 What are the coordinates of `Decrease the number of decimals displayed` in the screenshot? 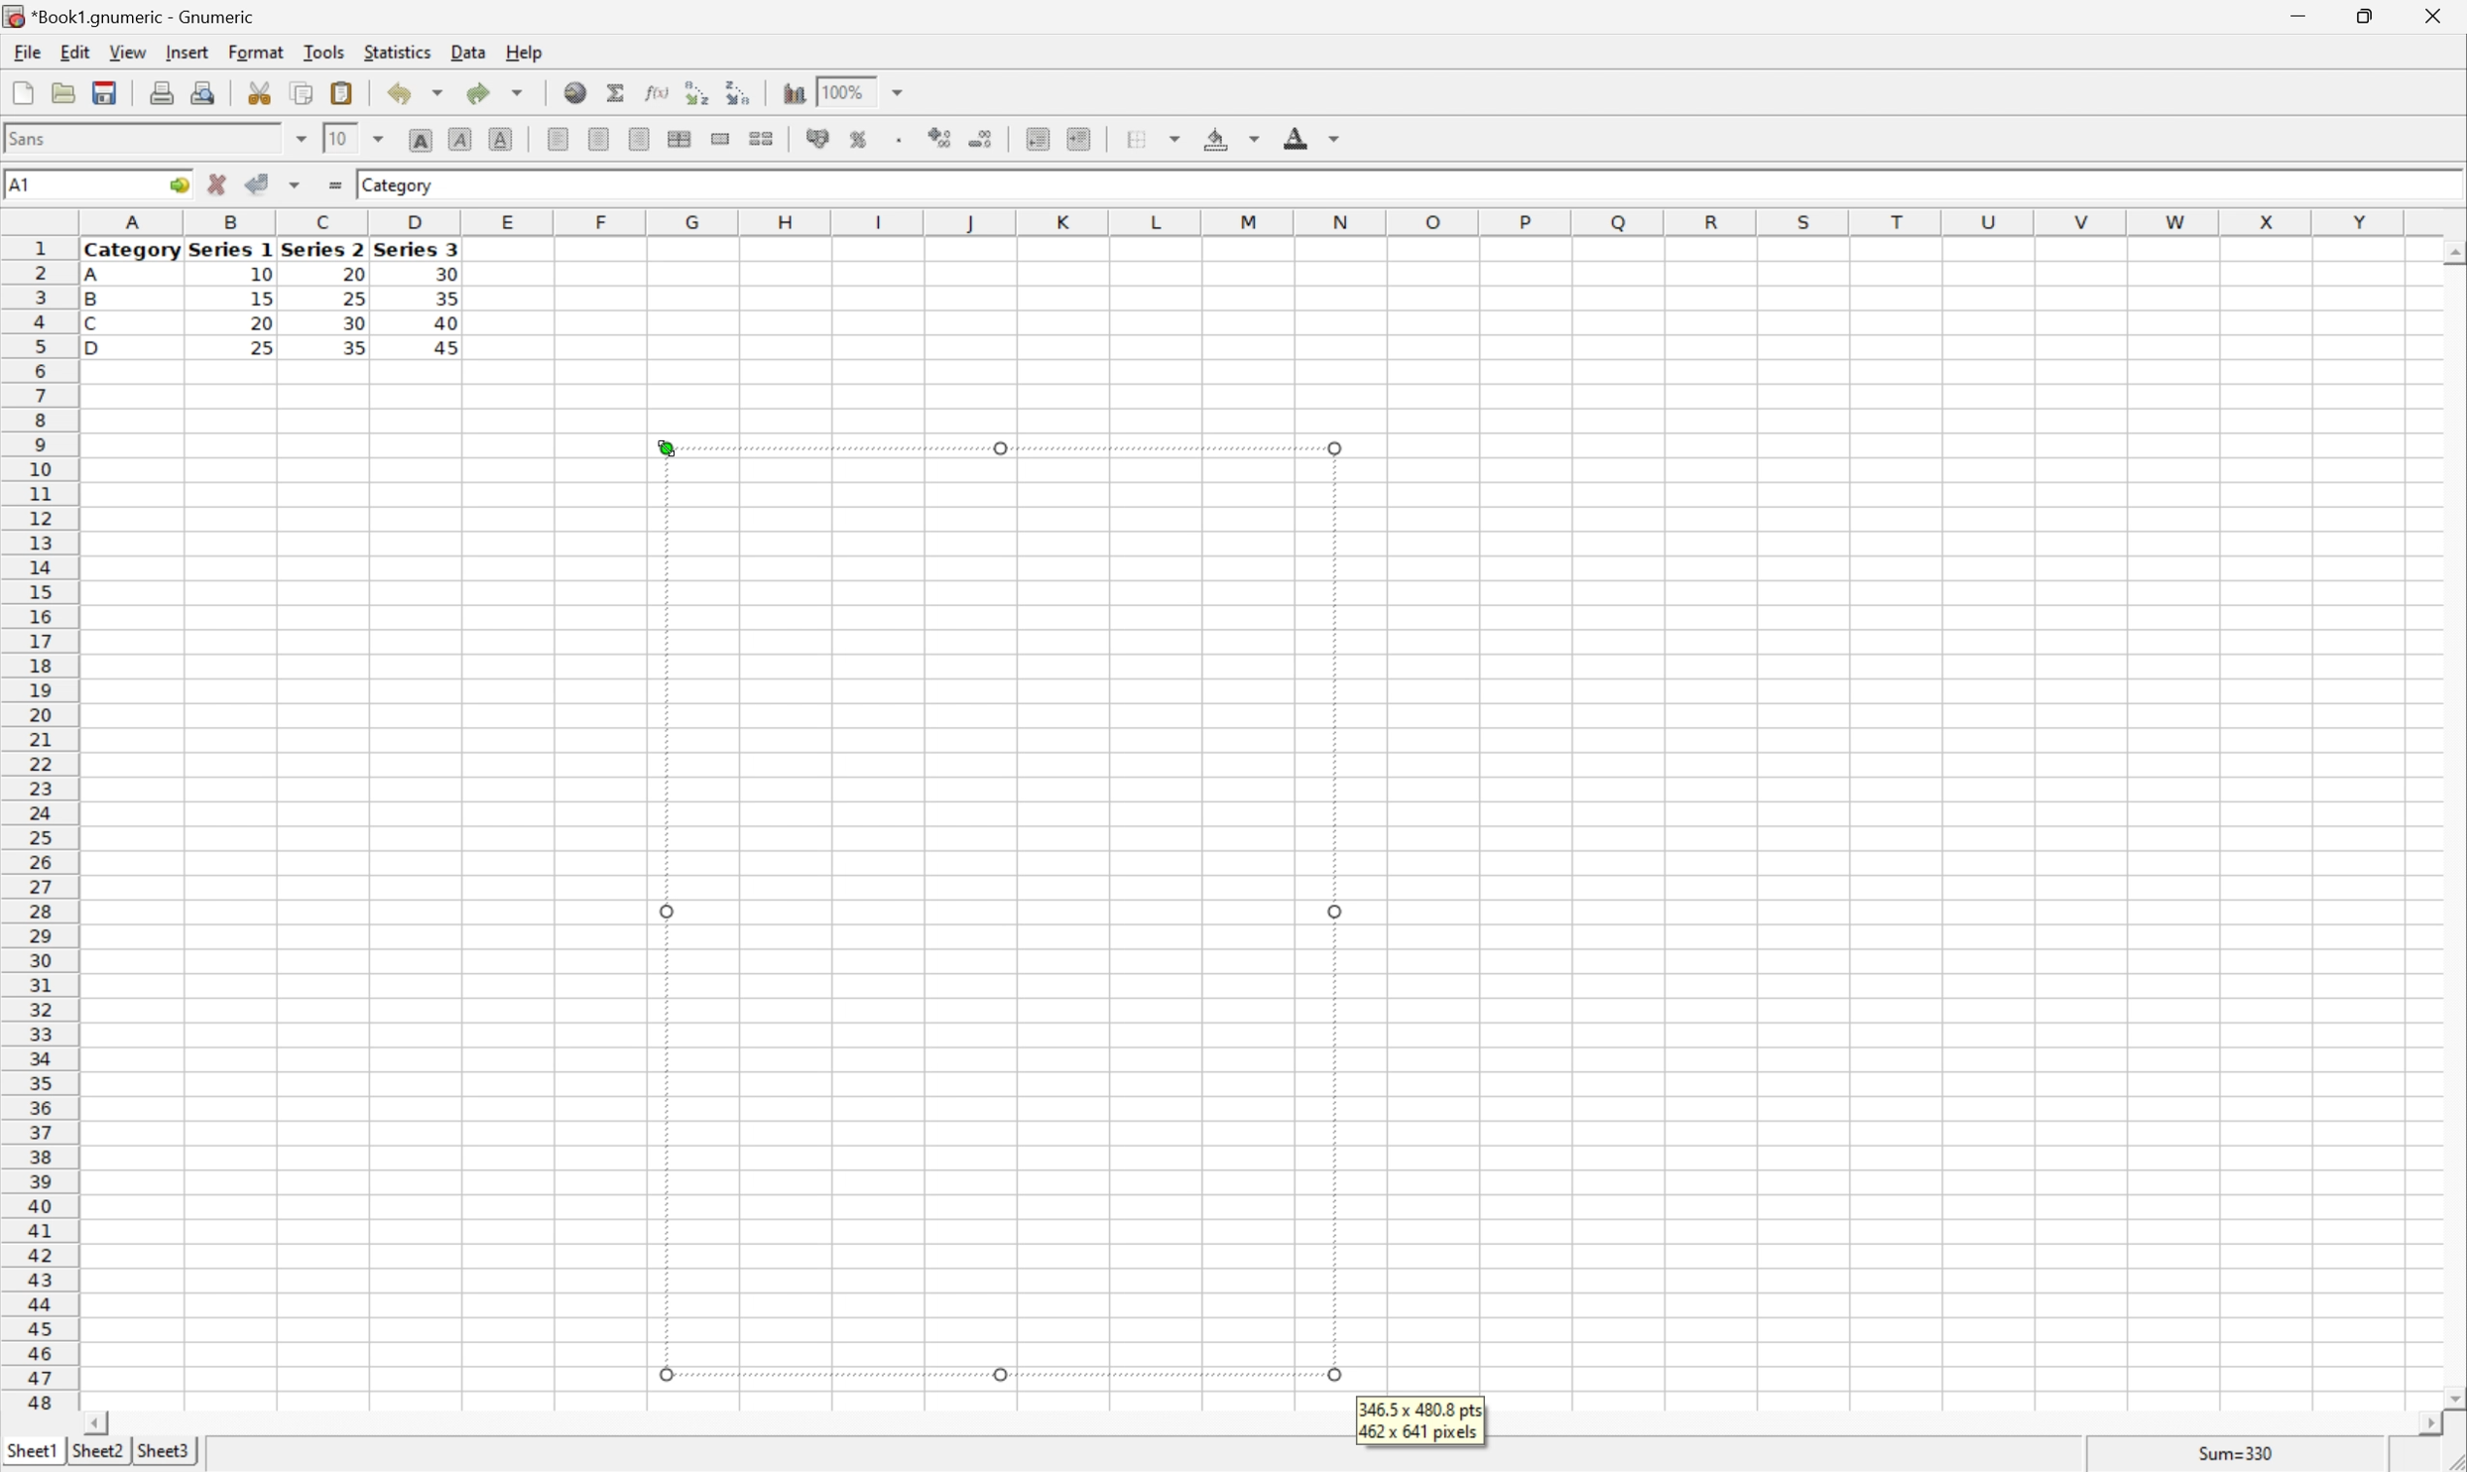 It's located at (979, 136).